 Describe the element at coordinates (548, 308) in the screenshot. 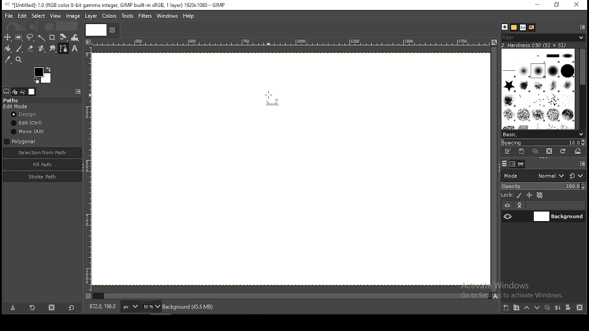

I see `duplicate layer` at that location.